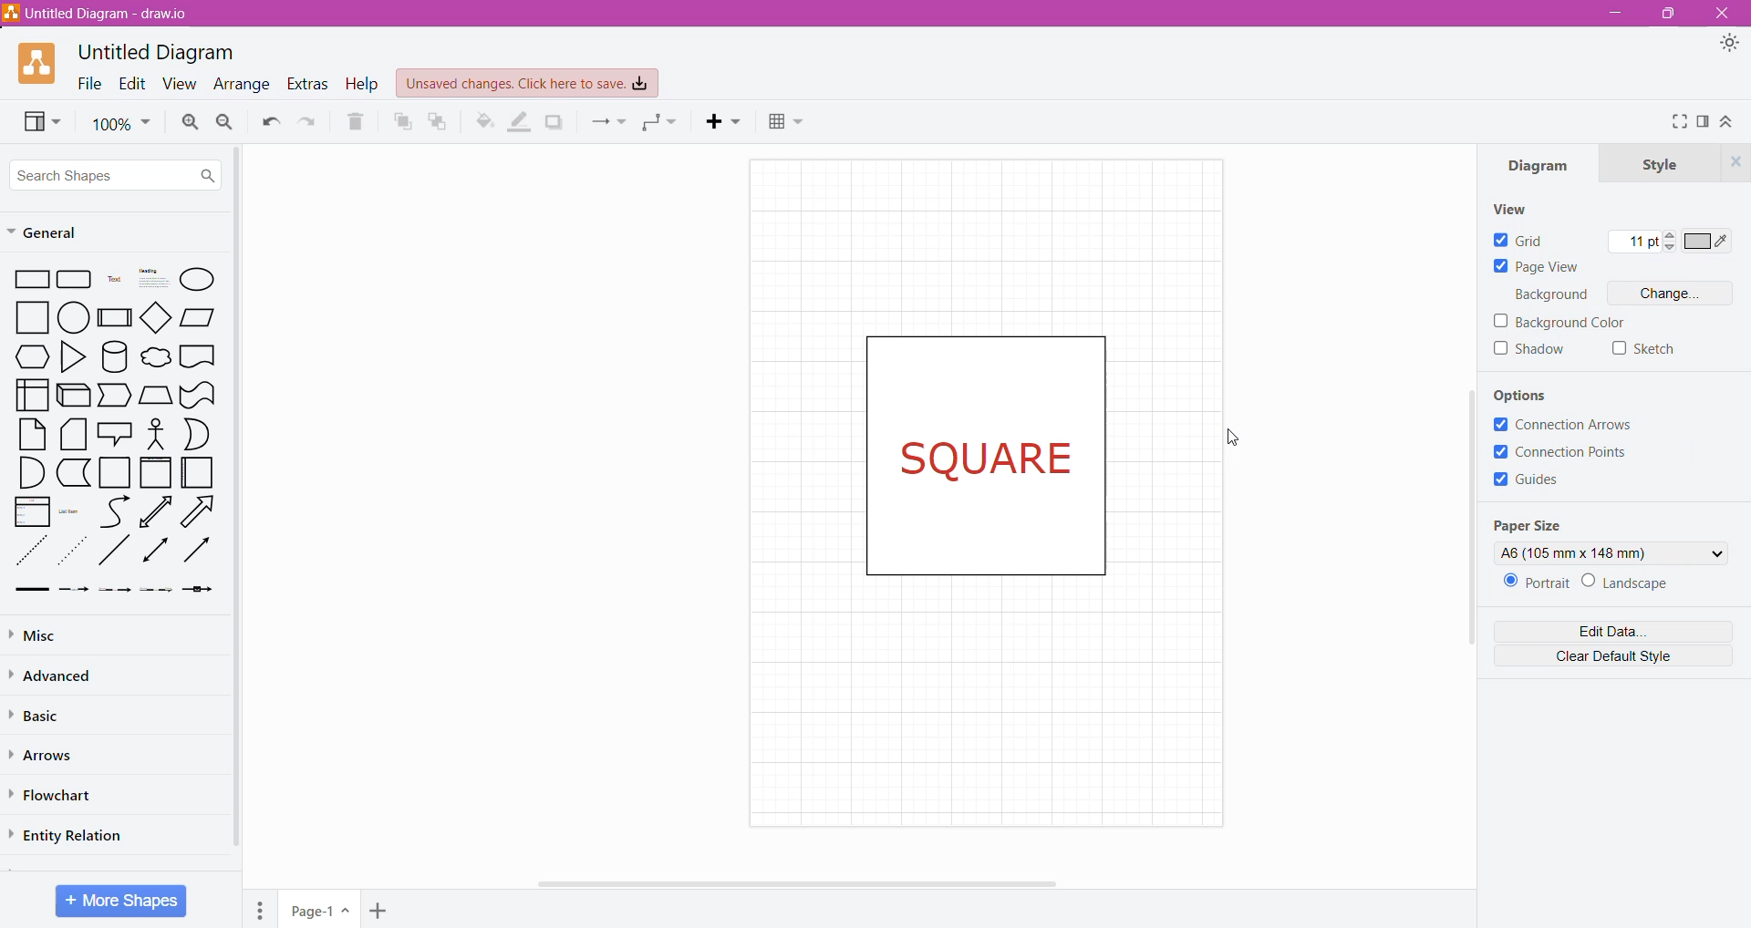 This screenshot has height=928, width=1751. What do you see at coordinates (783, 123) in the screenshot?
I see `Table` at bounding box center [783, 123].